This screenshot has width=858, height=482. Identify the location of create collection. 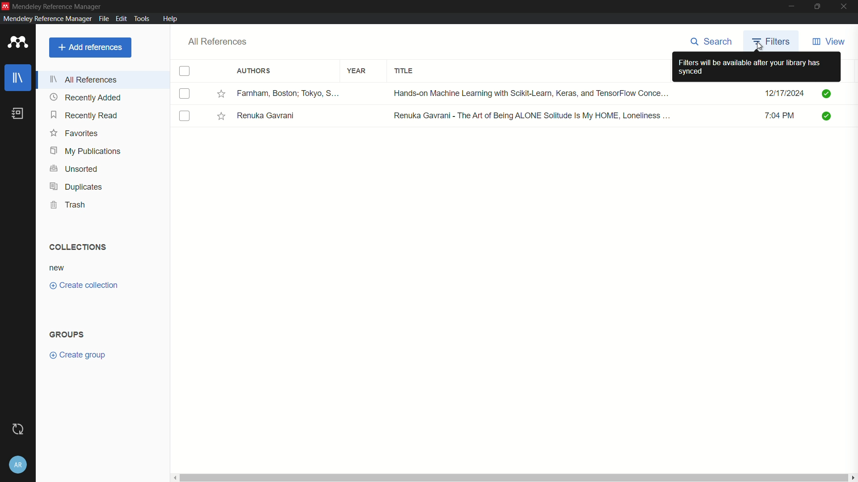
(84, 285).